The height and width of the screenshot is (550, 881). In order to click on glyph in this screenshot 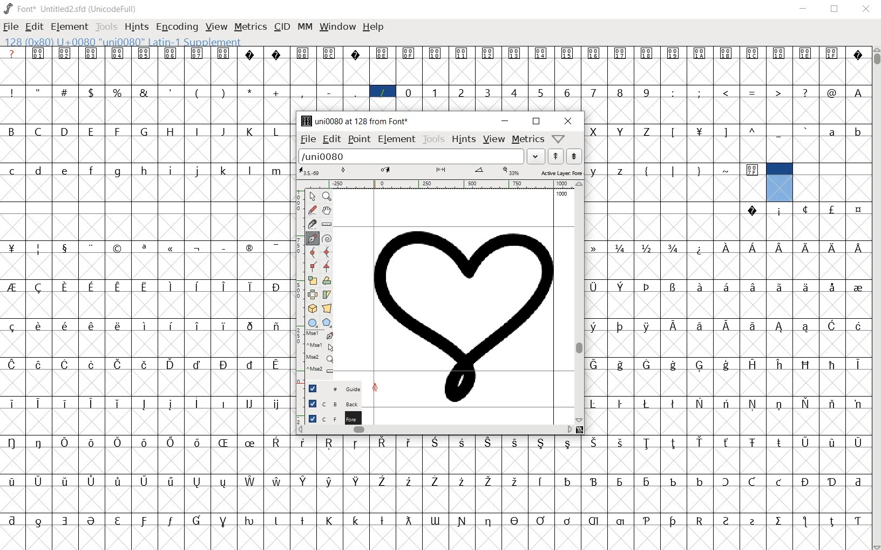, I will do `click(117, 92)`.